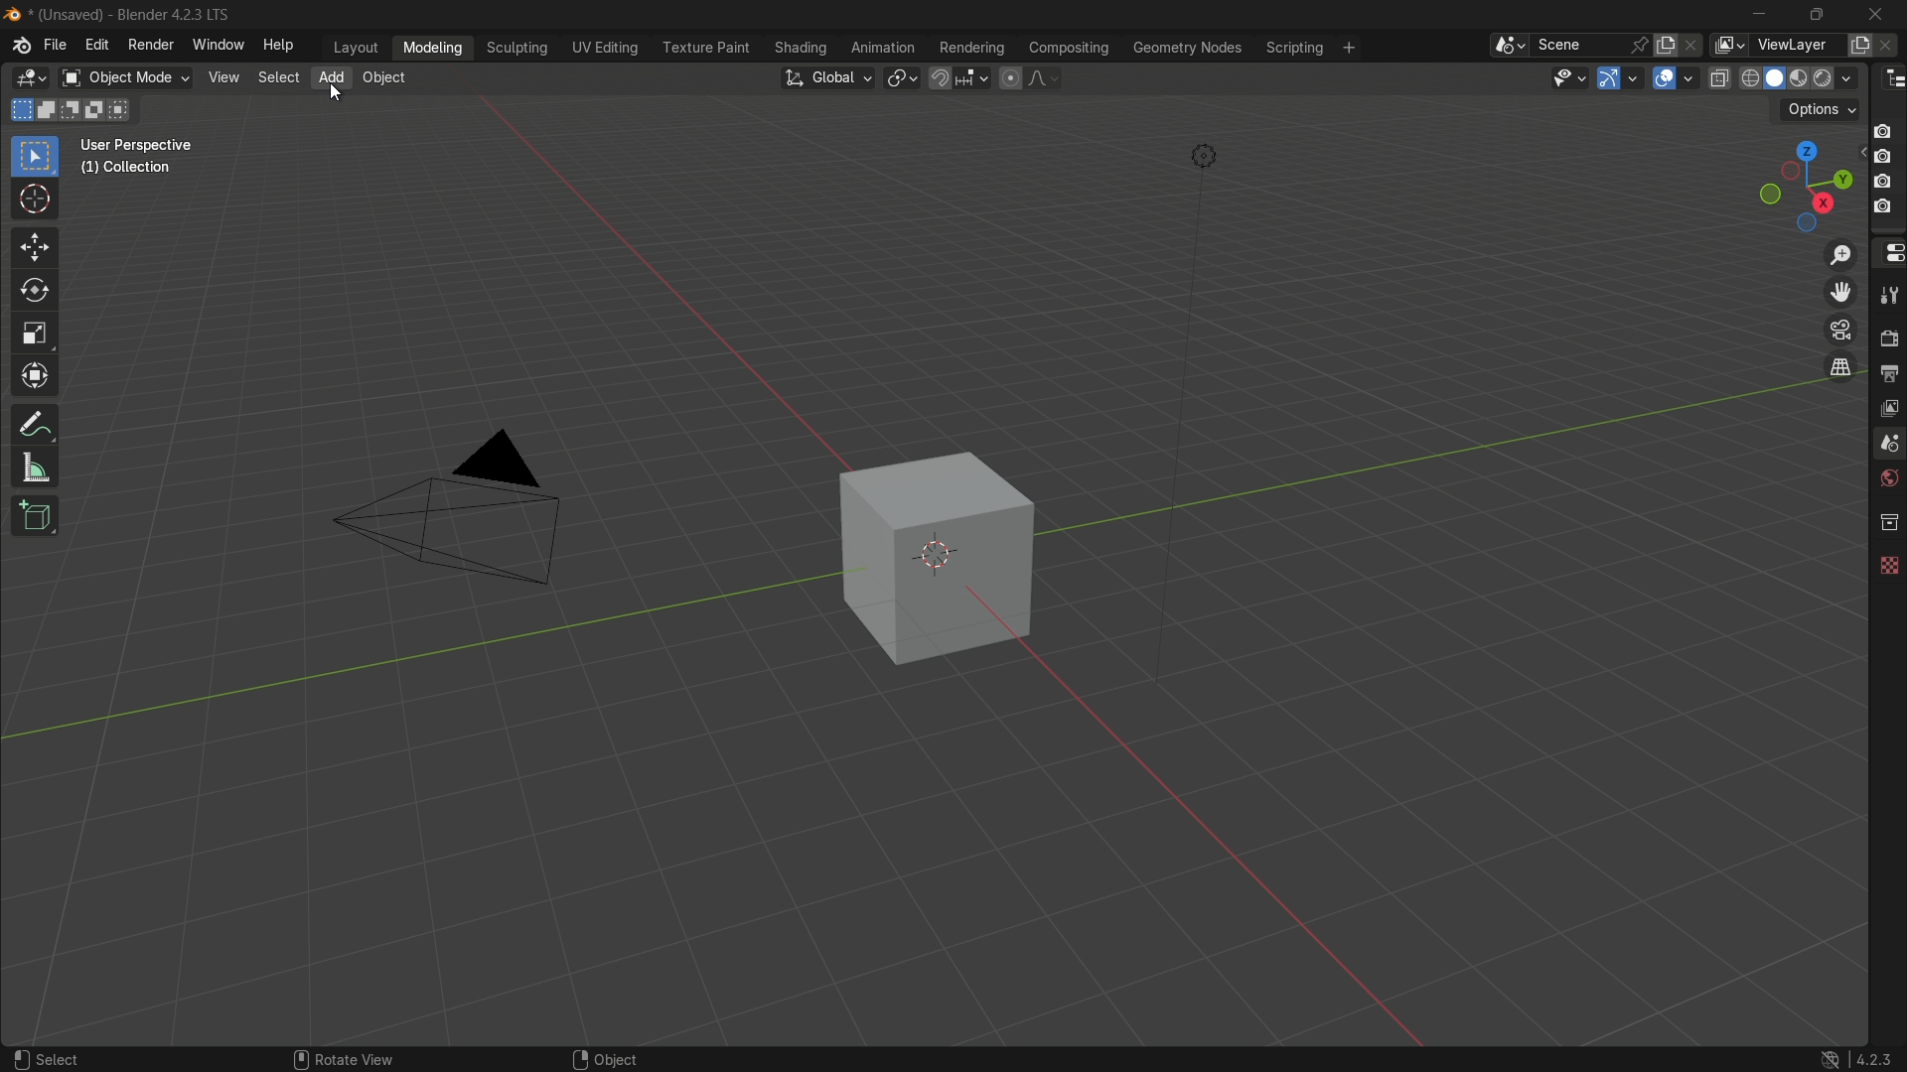 Image resolution: width=1907 pixels, height=1072 pixels. I want to click on add workplace, so click(1348, 47).